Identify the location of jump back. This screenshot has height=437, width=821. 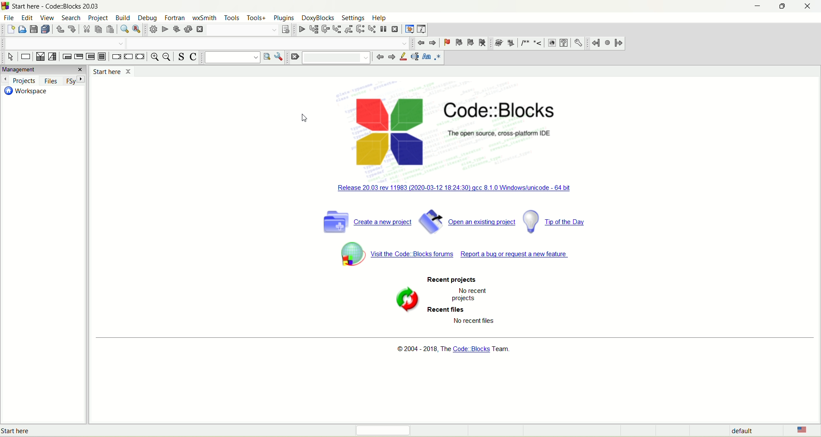
(597, 43).